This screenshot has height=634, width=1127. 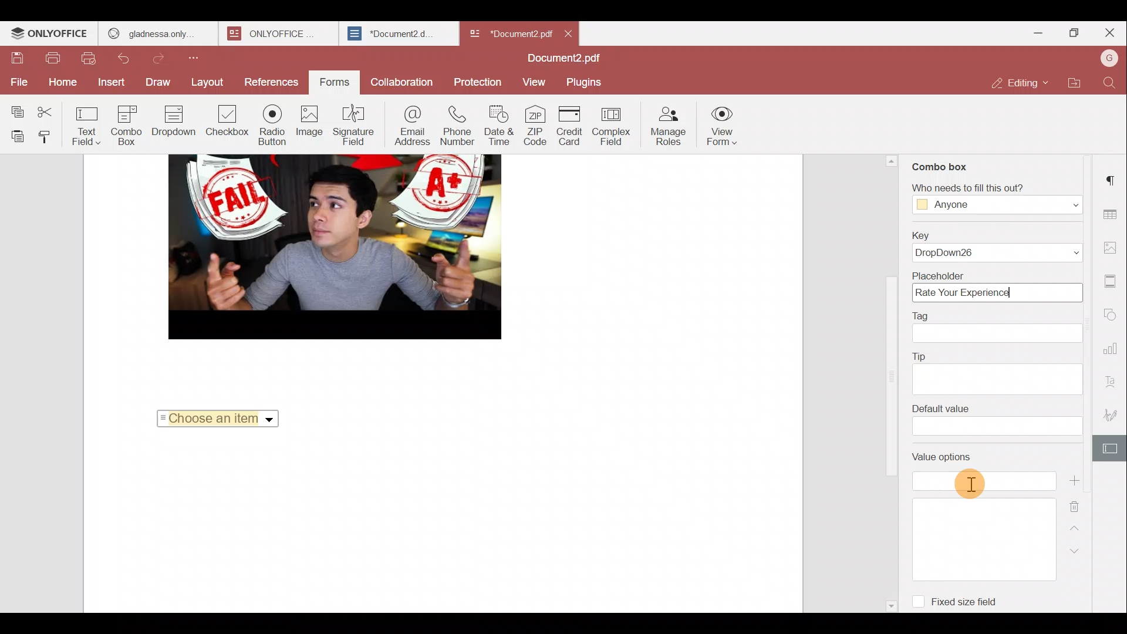 What do you see at coordinates (17, 109) in the screenshot?
I see `Copy` at bounding box center [17, 109].